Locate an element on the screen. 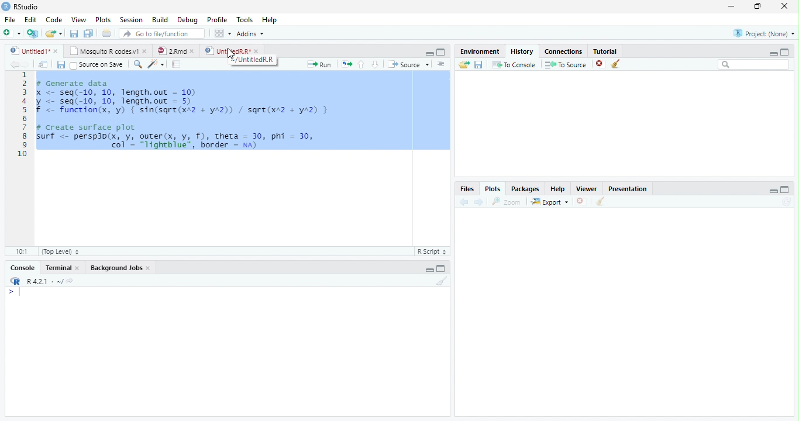  Terminal is located at coordinates (58, 268).